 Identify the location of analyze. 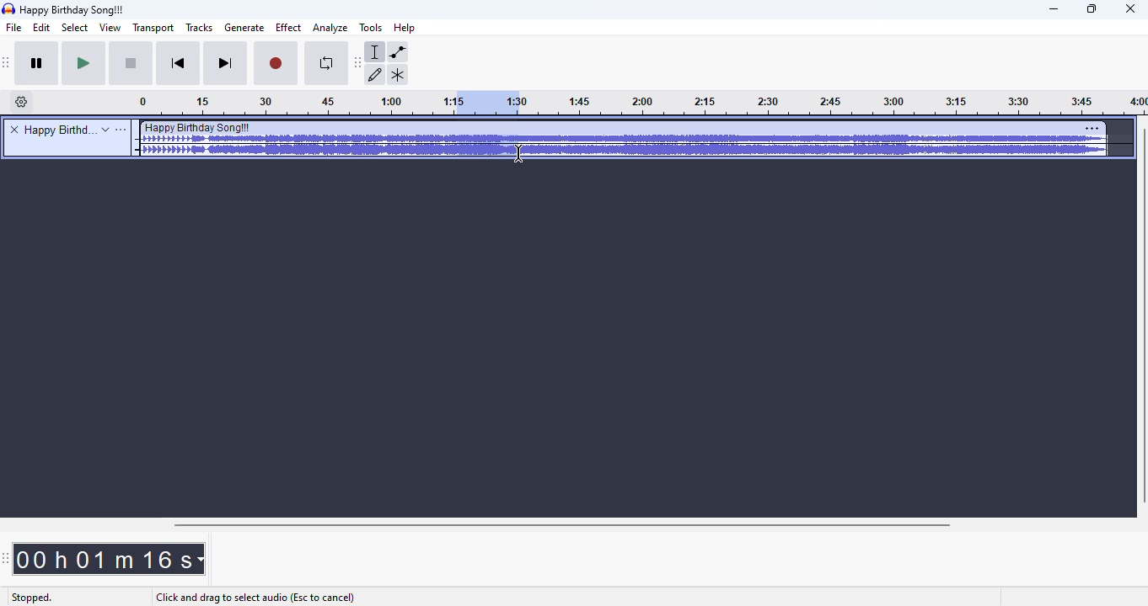
(330, 29).